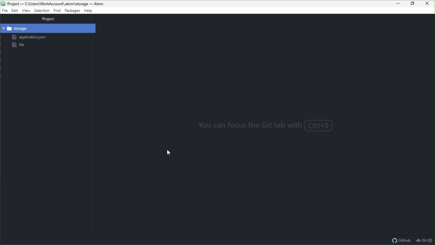  I want to click on view, so click(26, 11).